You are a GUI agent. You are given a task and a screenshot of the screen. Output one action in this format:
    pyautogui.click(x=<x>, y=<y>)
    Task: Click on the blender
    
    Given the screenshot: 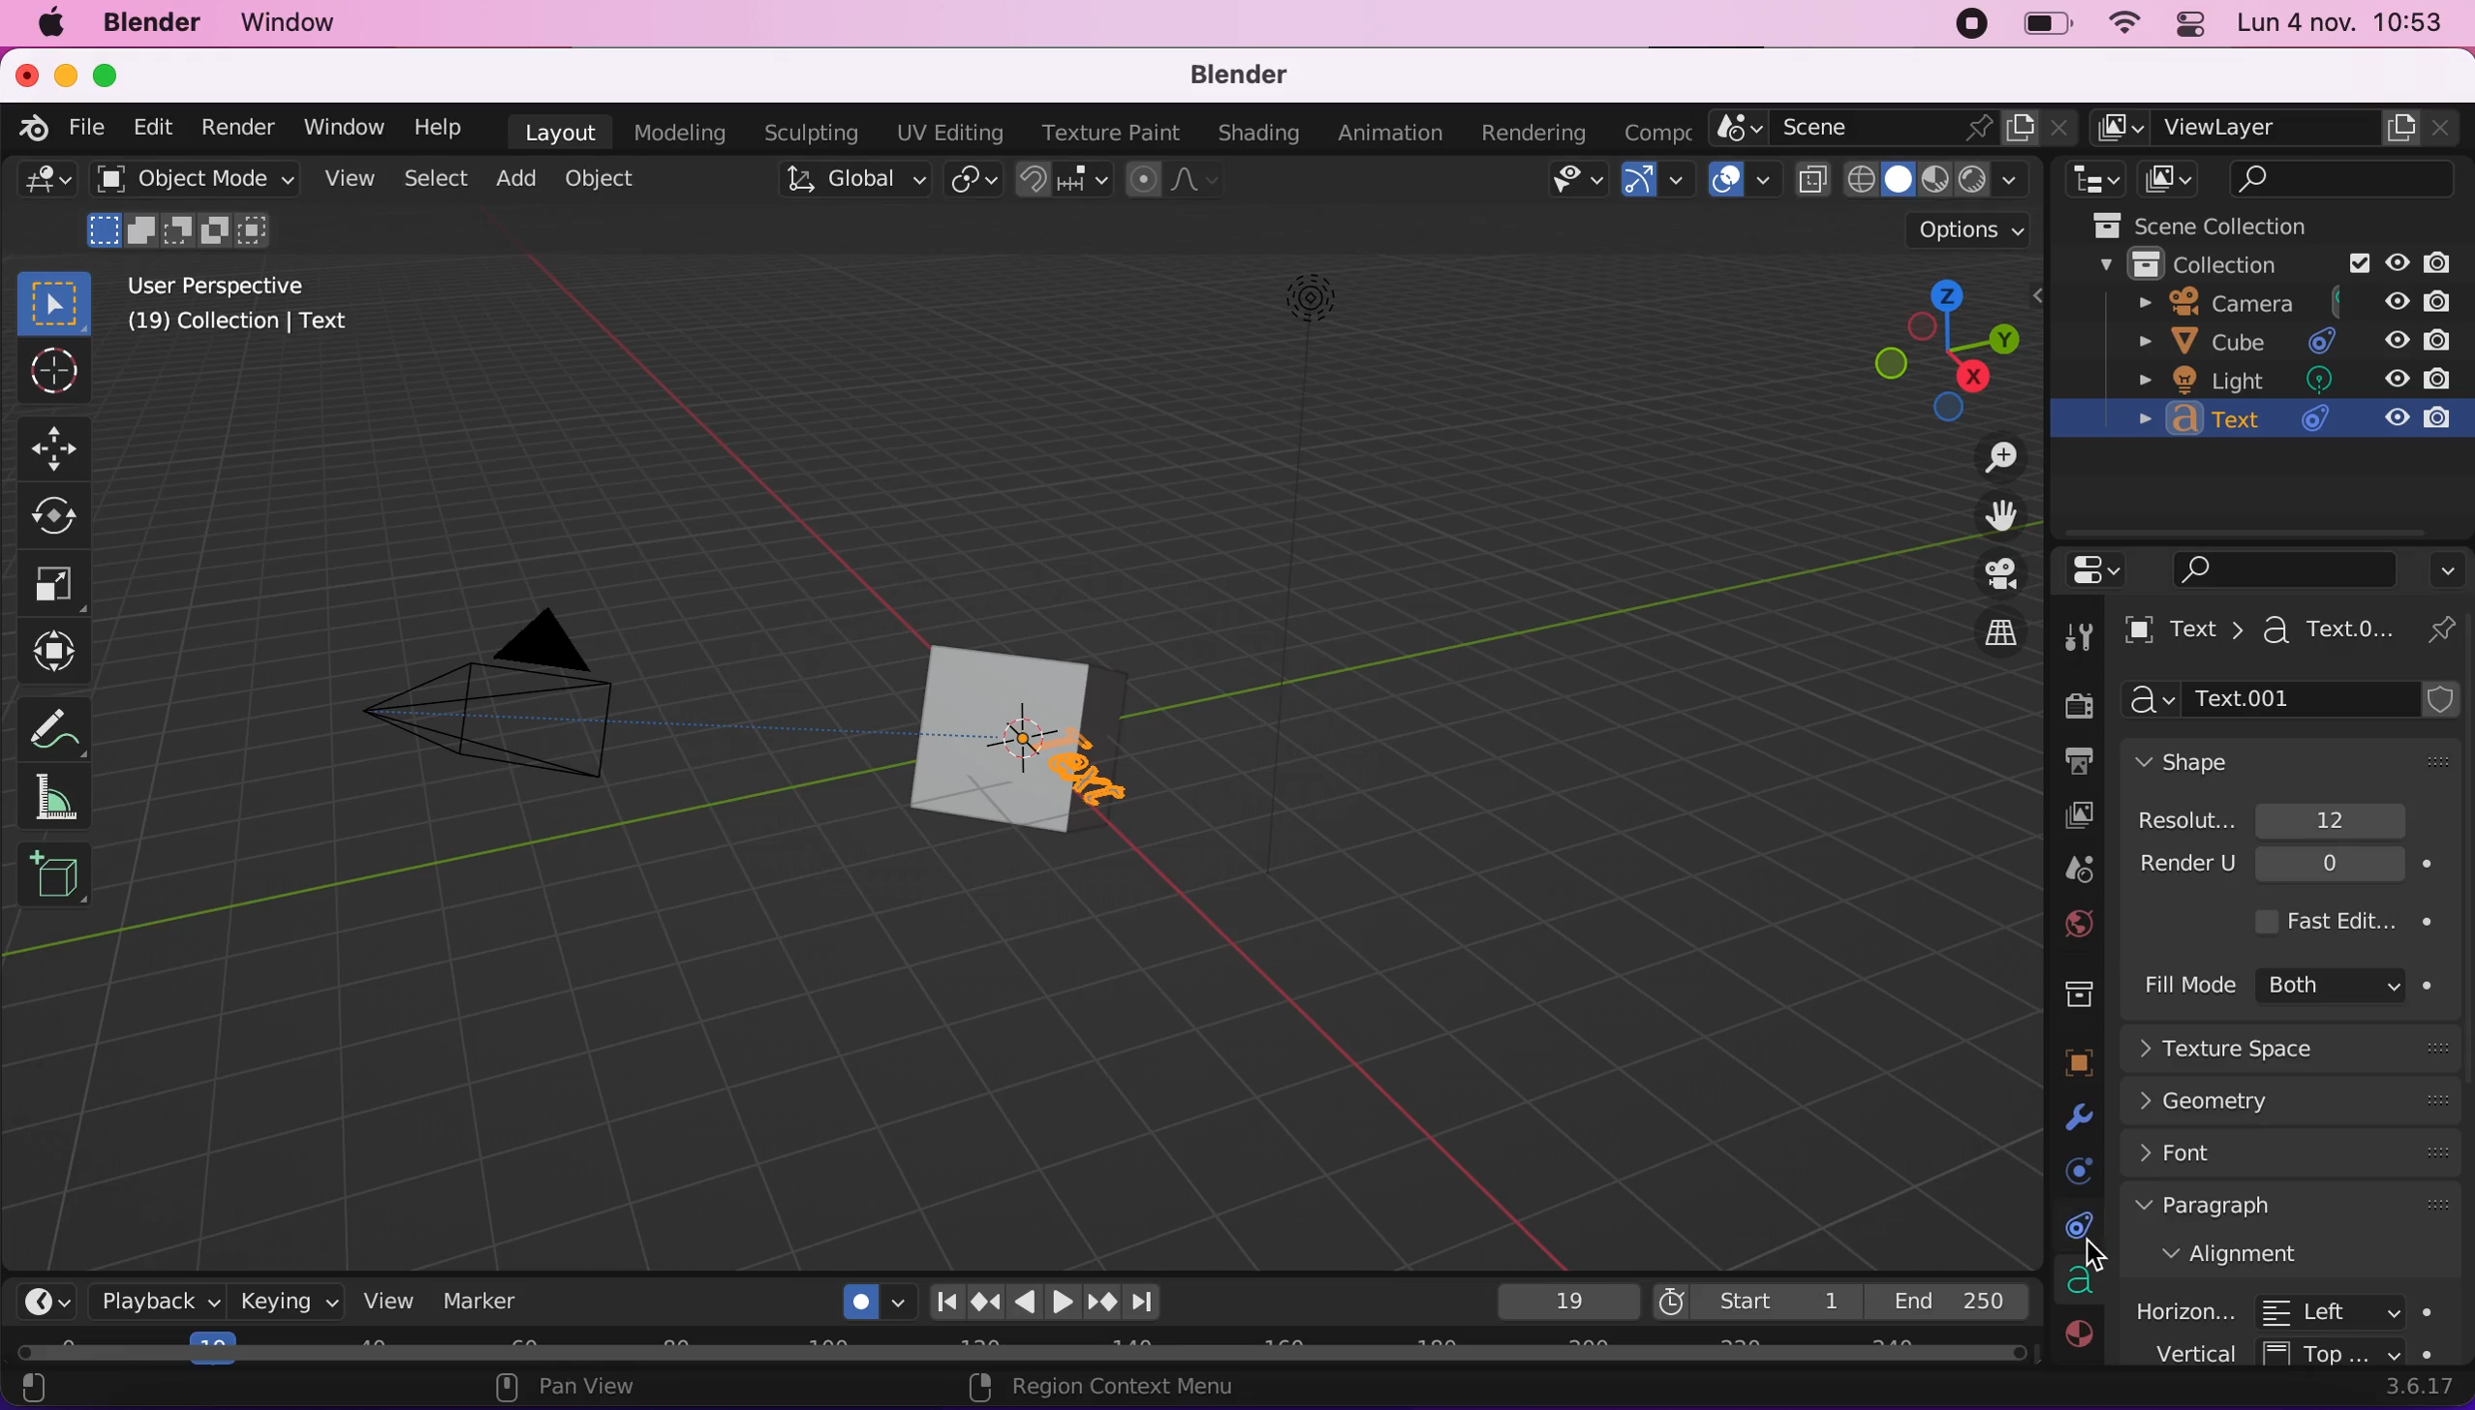 What is the action you would take?
    pyautogui.click(x=31, y=129)
    